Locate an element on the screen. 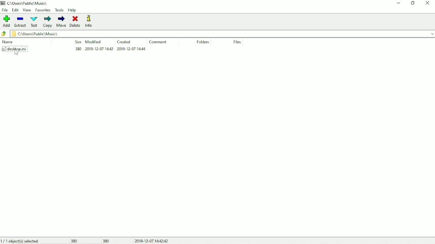  View is located at coordinates (27, 10).